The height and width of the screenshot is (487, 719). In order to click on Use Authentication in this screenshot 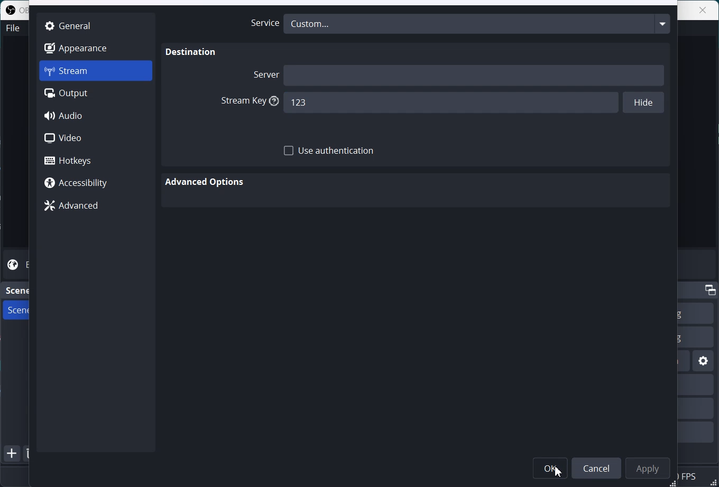, I will do `click(329, 151)`.